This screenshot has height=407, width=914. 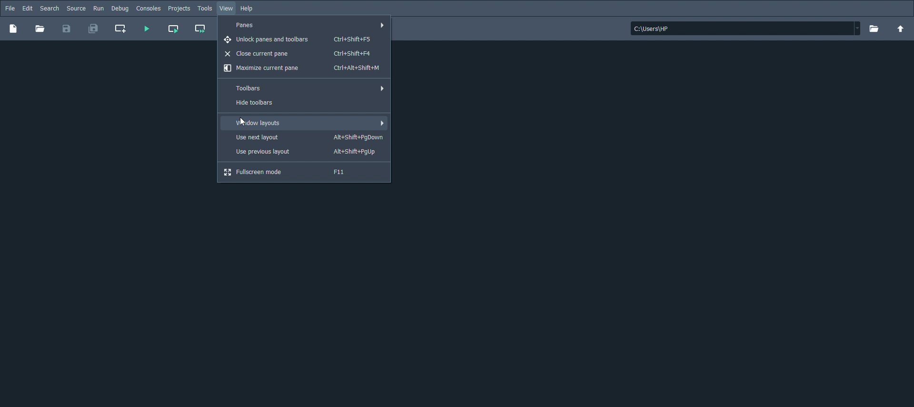 I want to click on Unlock panes and toolbars, so click(x=299, y=39).